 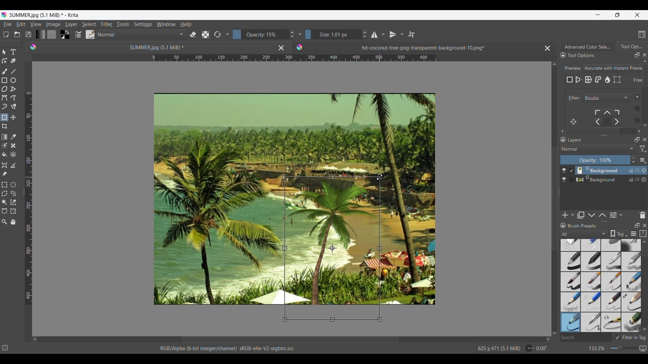 What do you see at coordinates (631, 245) in the screenshot?
I see `airbrush soft` at bounding box center [631, 245].